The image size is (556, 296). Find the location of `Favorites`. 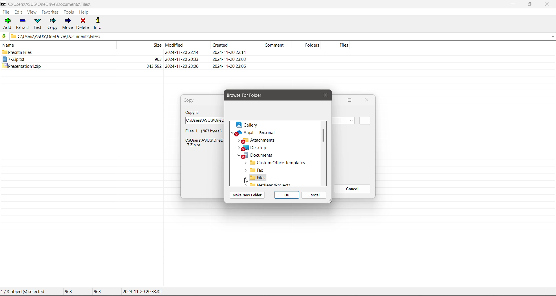

Favorites is located at coordinates (50, 12).